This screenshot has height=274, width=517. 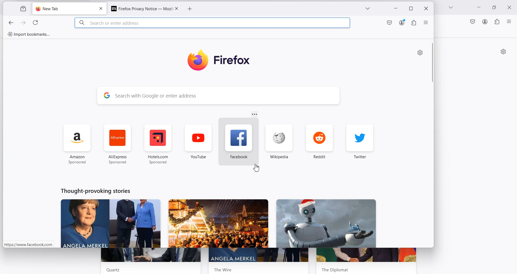 I want to click on Maximize, so click(x=495, y=8).